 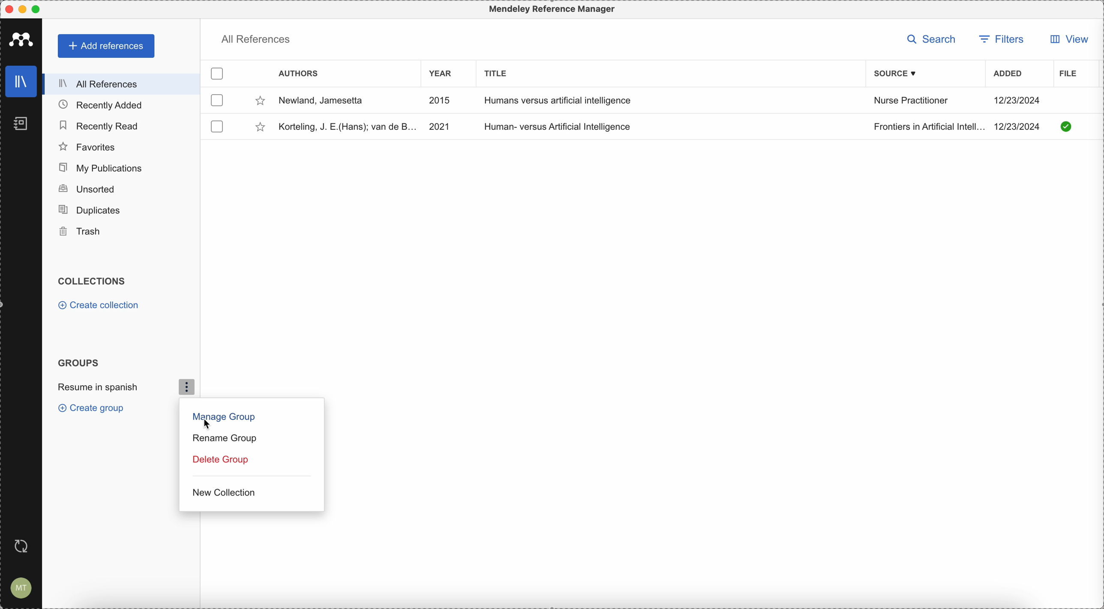 I want to click on notebooks, so click(x=19, y=122).